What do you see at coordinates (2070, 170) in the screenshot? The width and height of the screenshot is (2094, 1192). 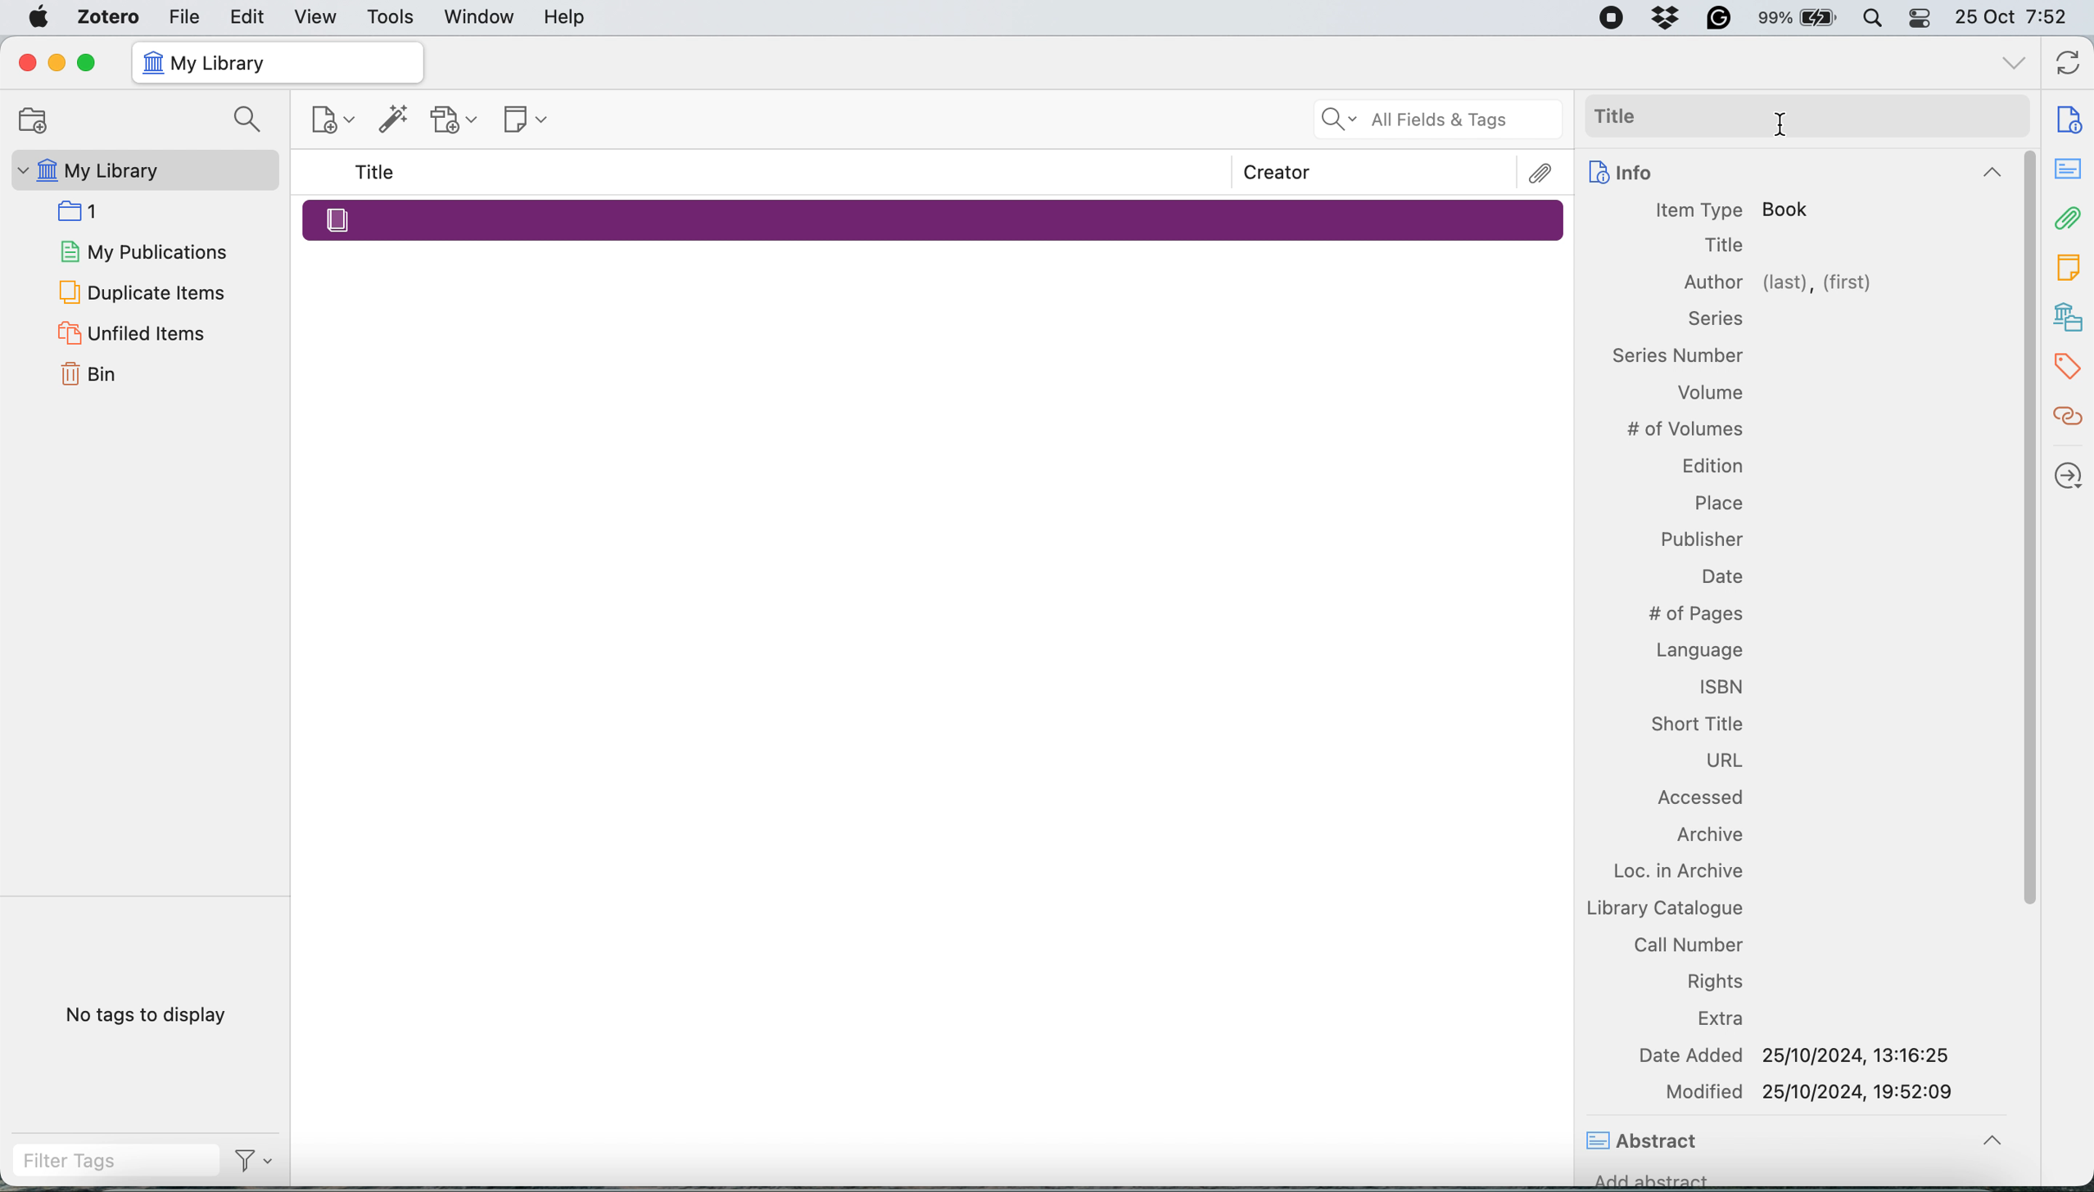 I see `notes` at bounding box center [2070, 170].